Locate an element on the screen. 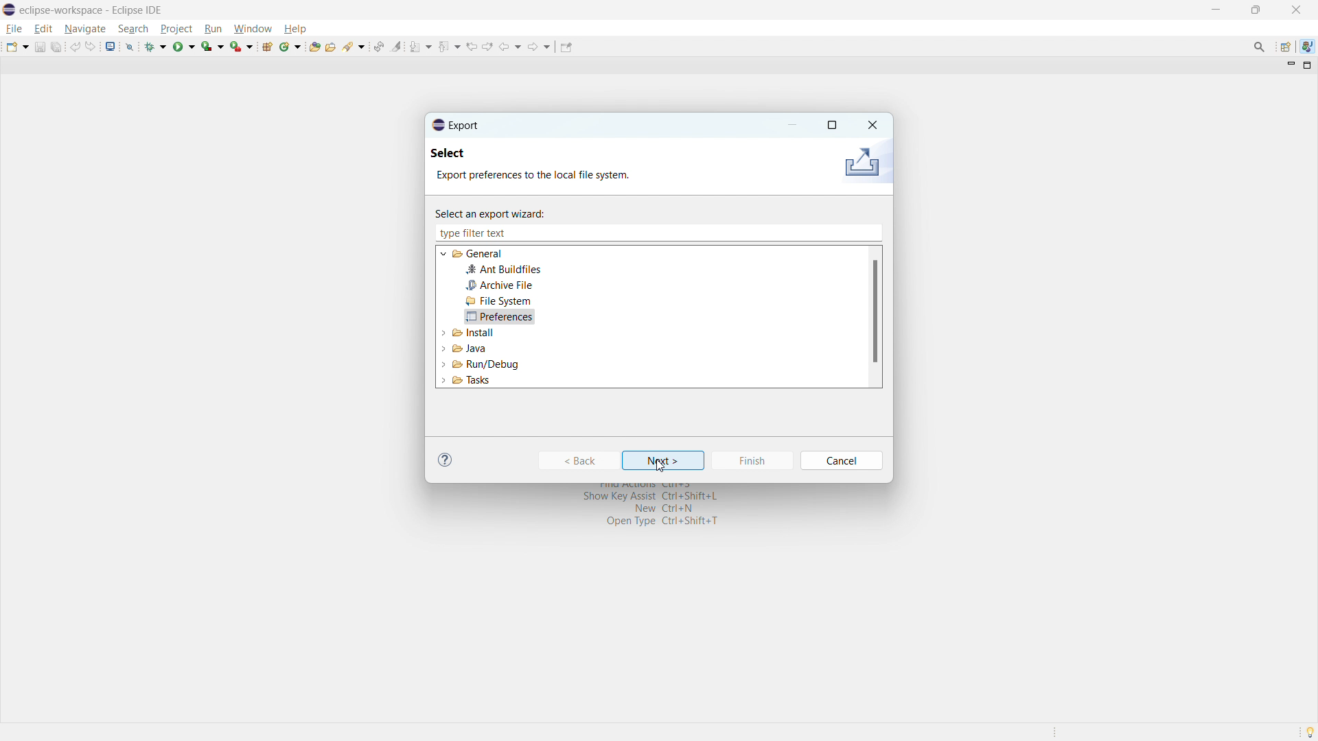  expand team is located at coordinates (443, 331).